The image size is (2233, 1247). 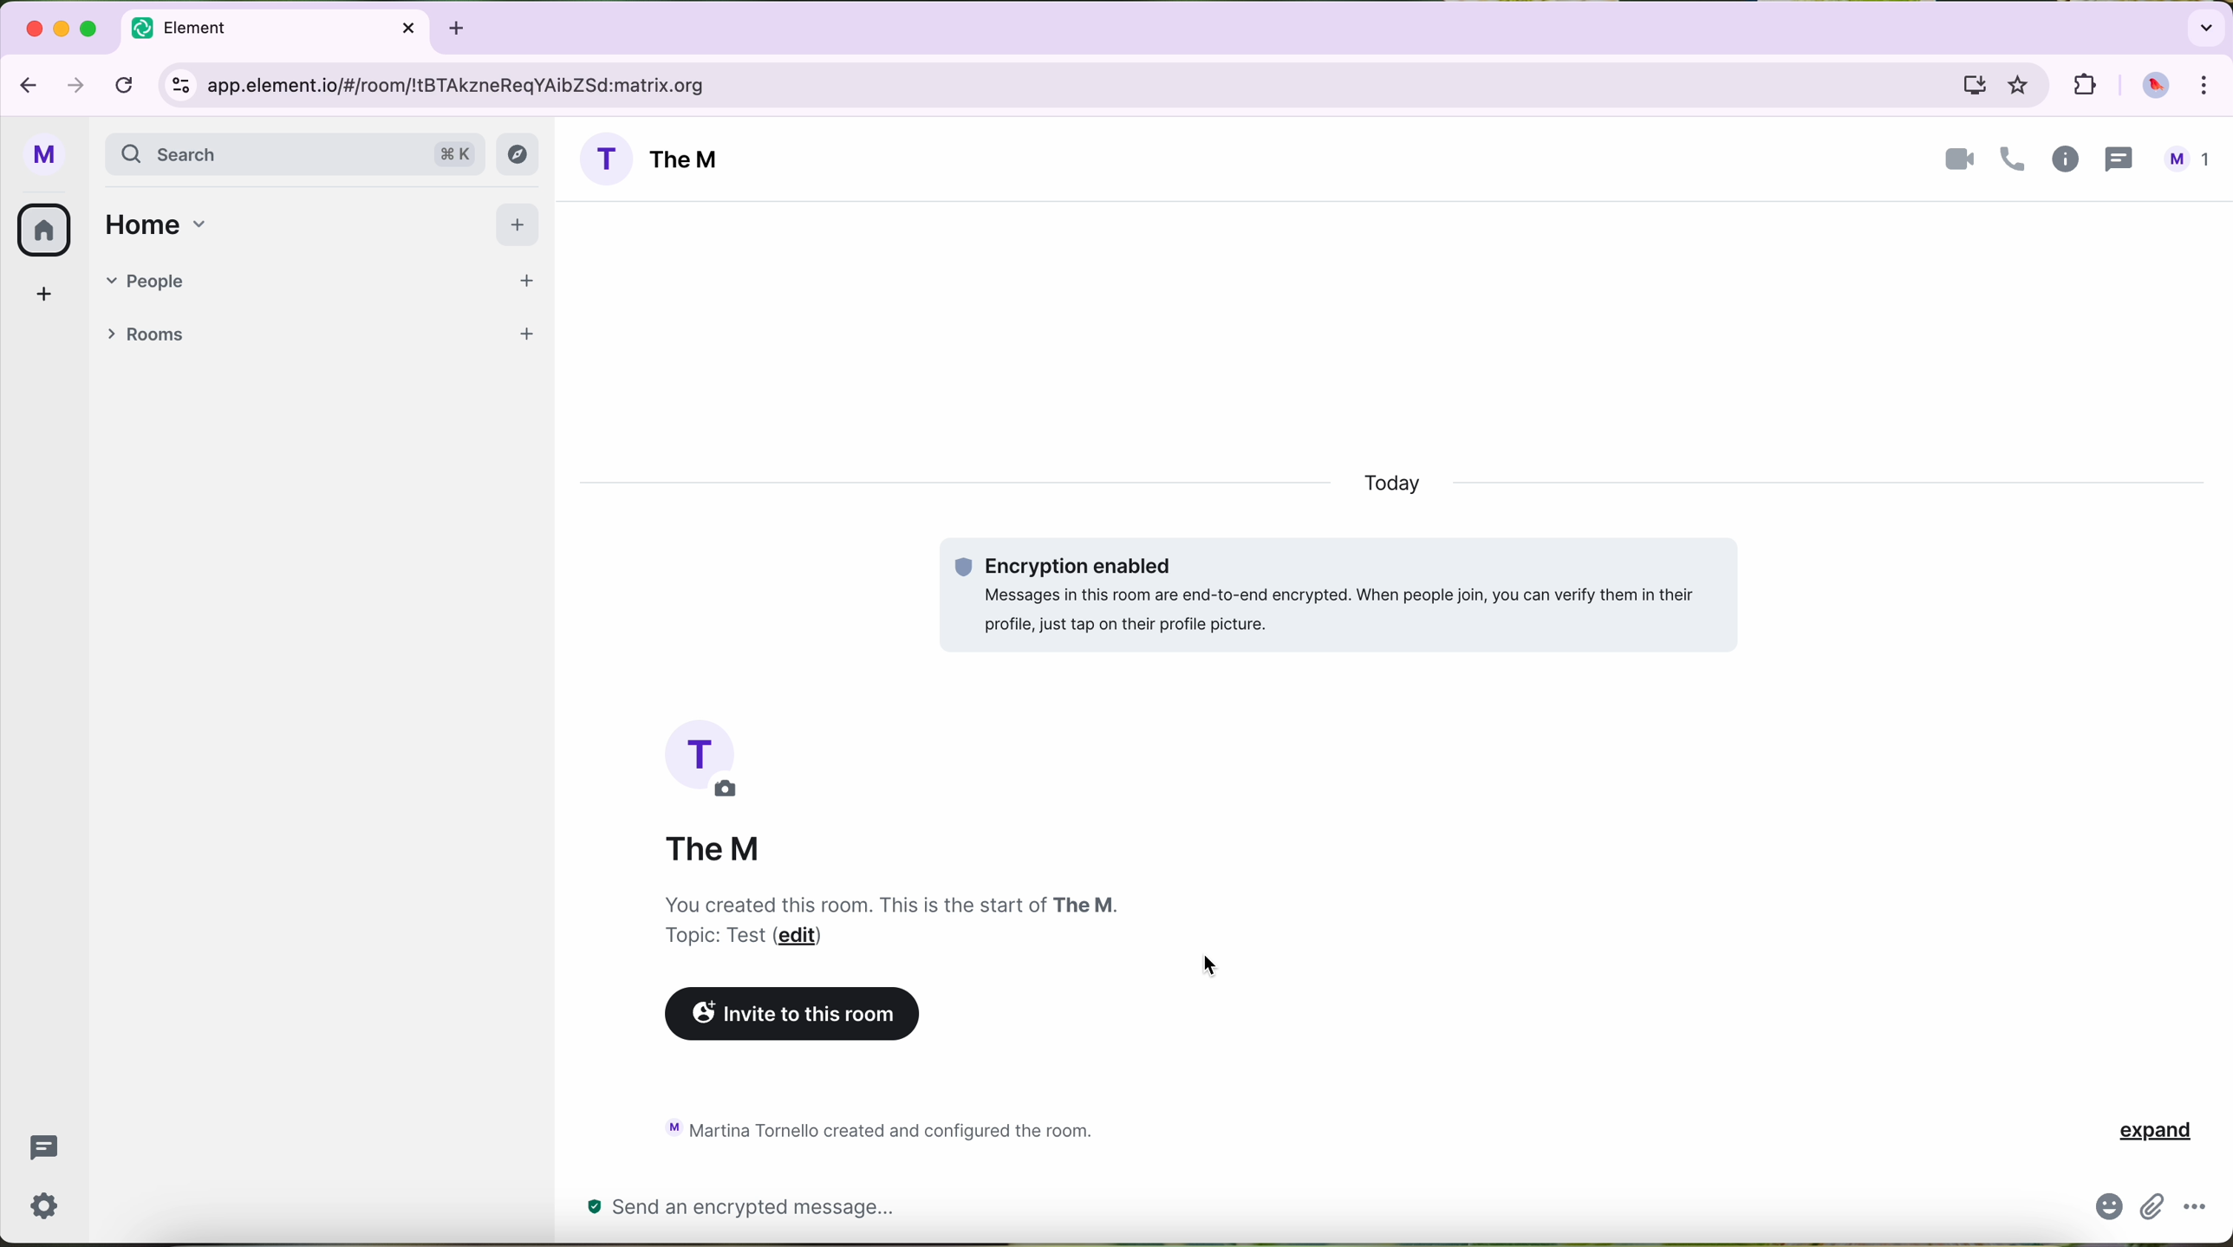 I want to click on encryption enabled, so click(x=1343, y=594).